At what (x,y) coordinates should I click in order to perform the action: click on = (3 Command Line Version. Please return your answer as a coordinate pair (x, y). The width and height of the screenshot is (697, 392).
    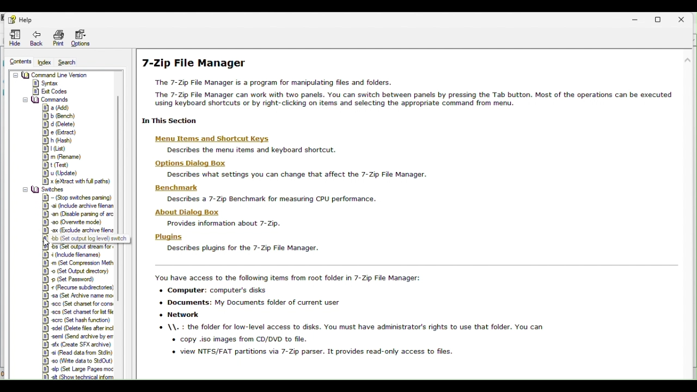
    Looking at the image, I should click on (51, 75).